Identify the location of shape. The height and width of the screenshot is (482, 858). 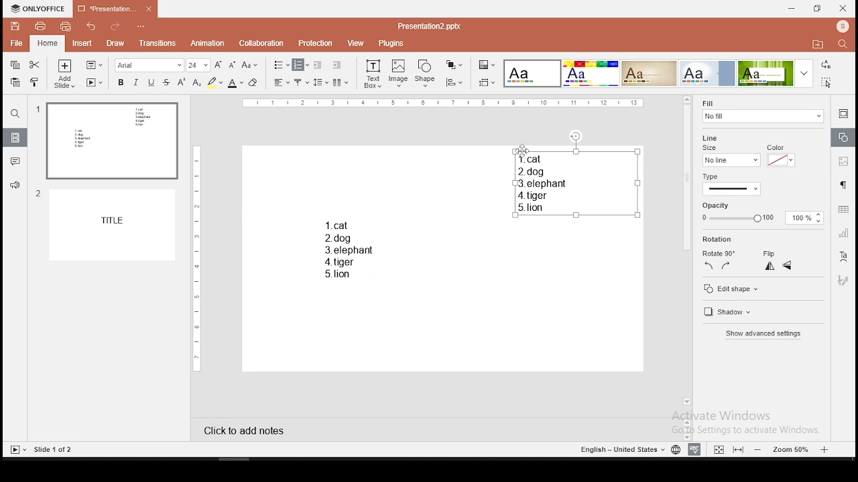
(426, 74).